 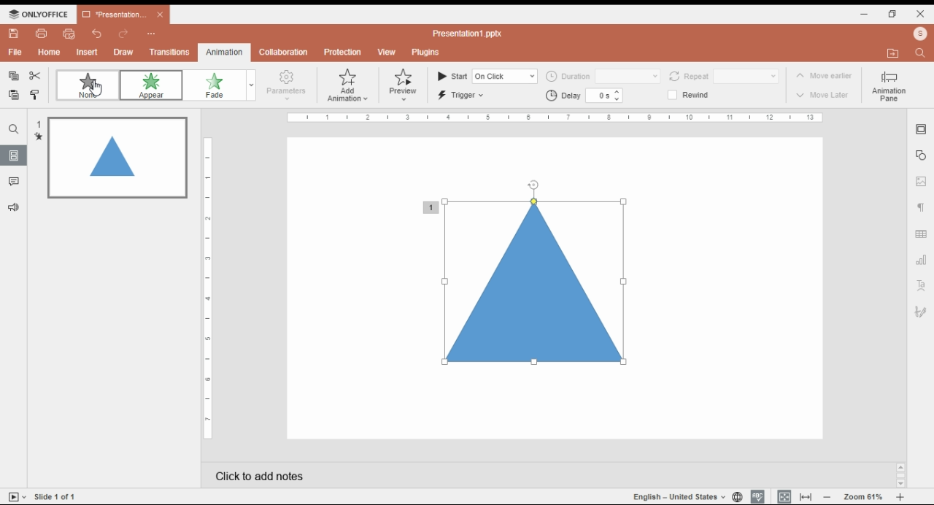 I want to click on fit to width, so click(x=806, y=498).